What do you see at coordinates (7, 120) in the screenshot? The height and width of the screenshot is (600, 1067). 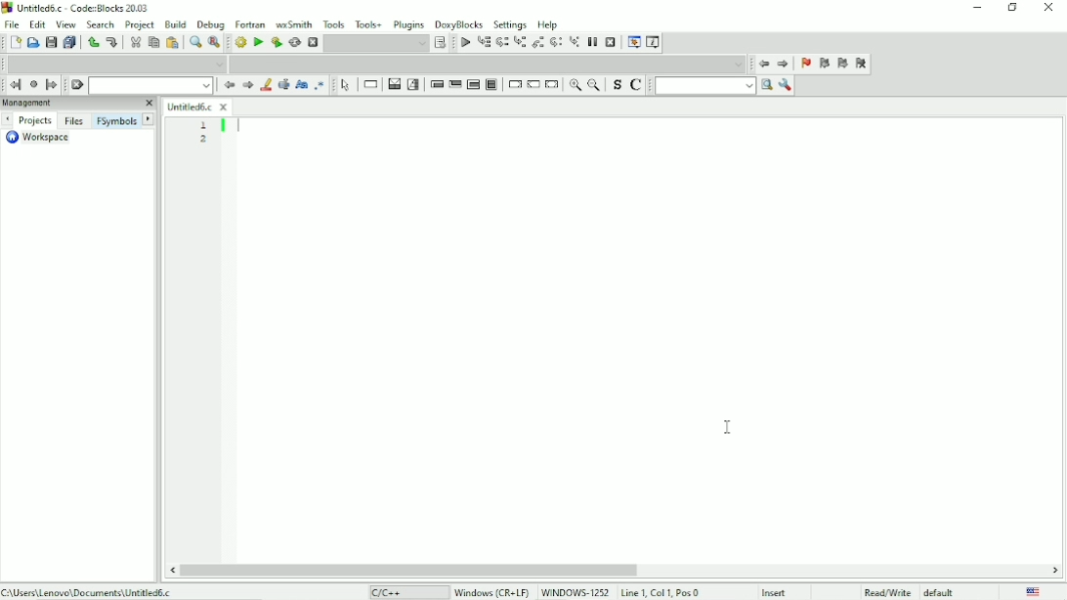 I see `Prev` at bounding box center [7, 120].